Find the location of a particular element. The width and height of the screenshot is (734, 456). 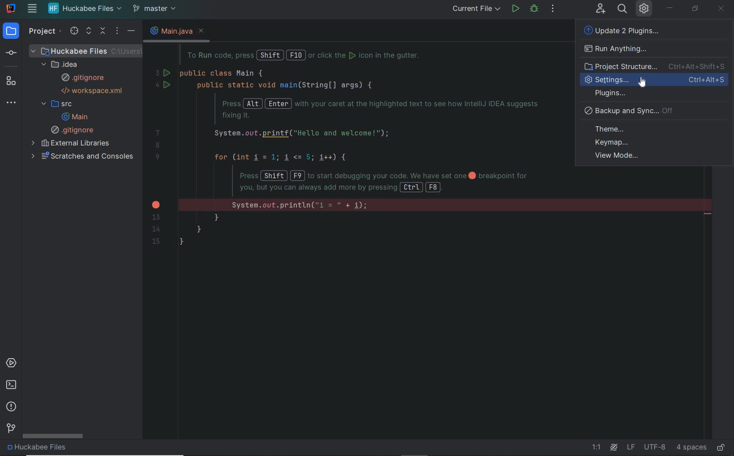

.idea is located at coordinates (62, 64).